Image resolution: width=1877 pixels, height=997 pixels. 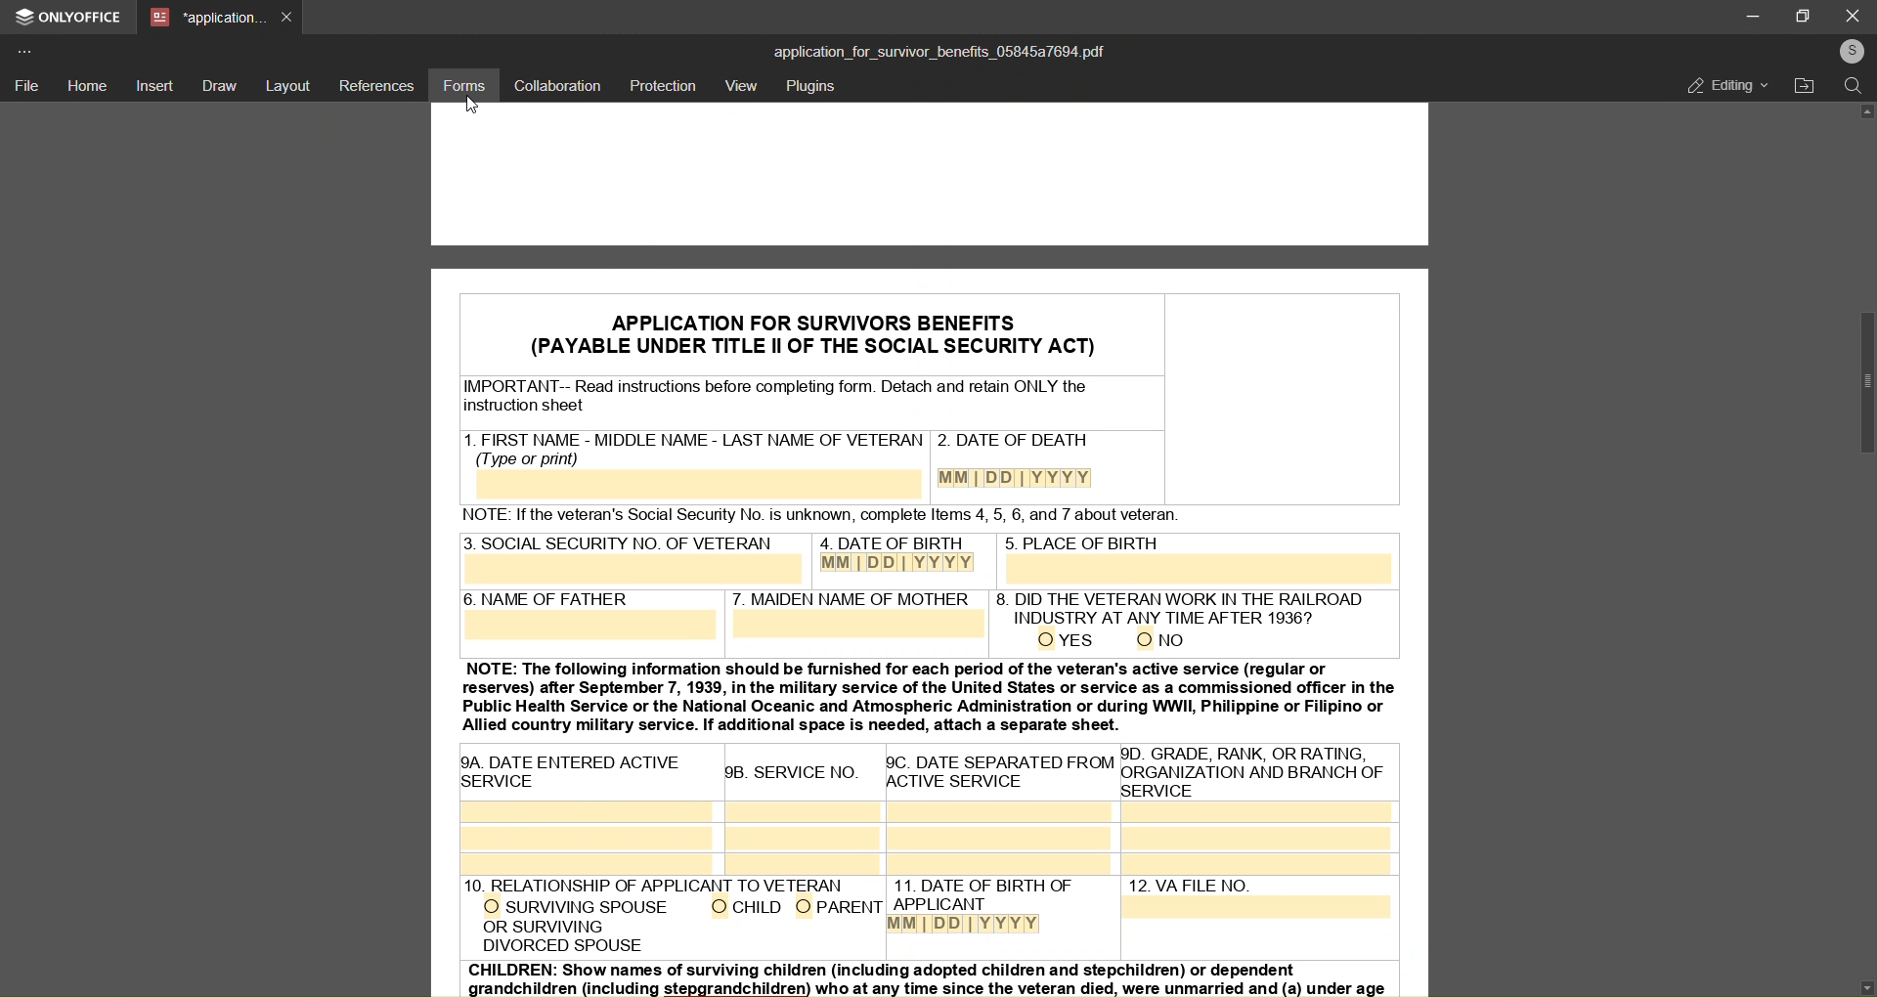 I want to click on title, so click(x=938, y=50).